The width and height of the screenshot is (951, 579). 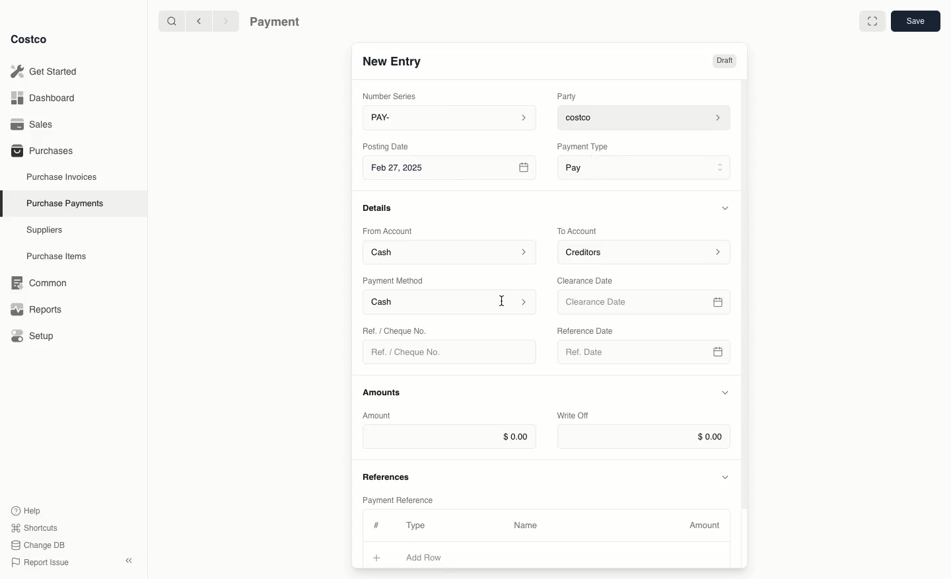 What do you see at coordinates (411, 352) in the screenshot?
I see `Ref. / Cheque No.` at bounding box center [411, 352].